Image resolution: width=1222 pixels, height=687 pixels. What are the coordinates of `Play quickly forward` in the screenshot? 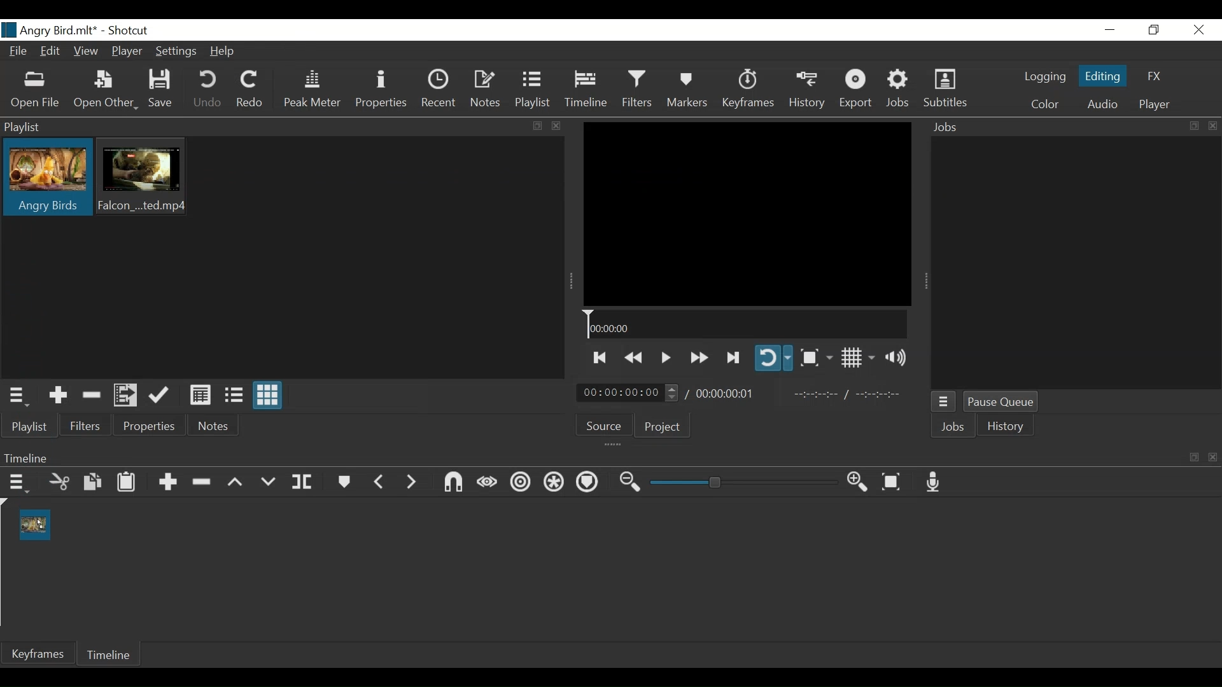 It's located at (698, 356).